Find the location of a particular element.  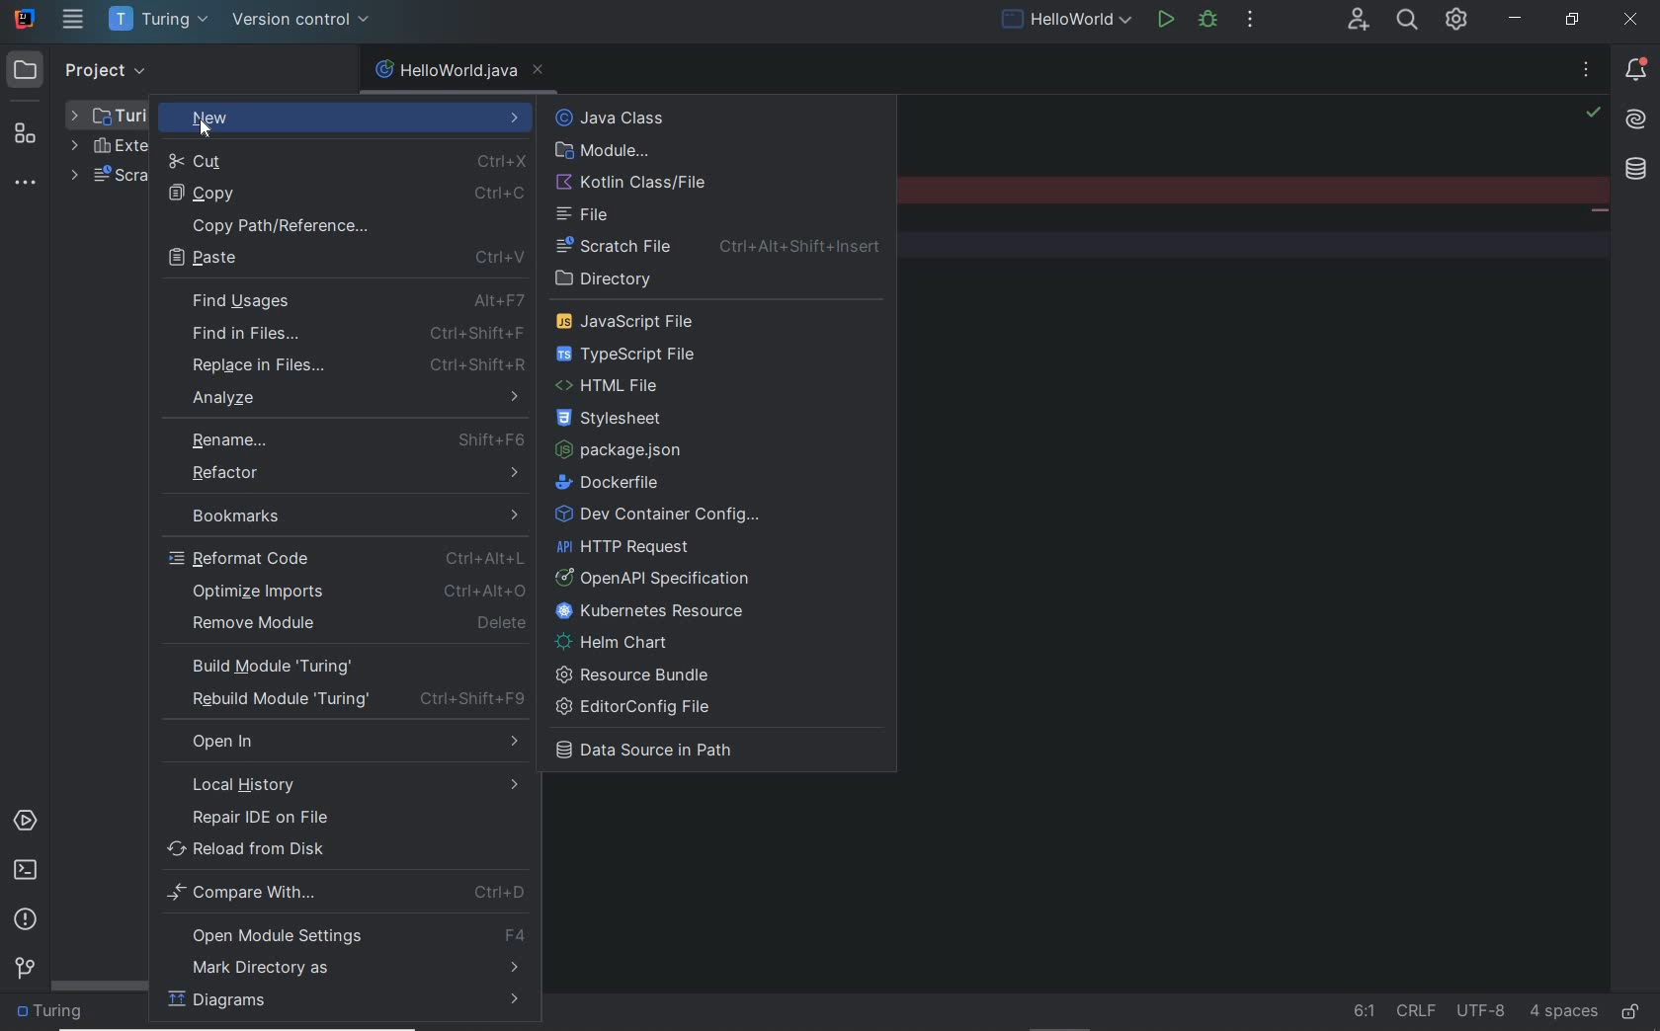

CLOSE is located at coordinates (1634, 19).